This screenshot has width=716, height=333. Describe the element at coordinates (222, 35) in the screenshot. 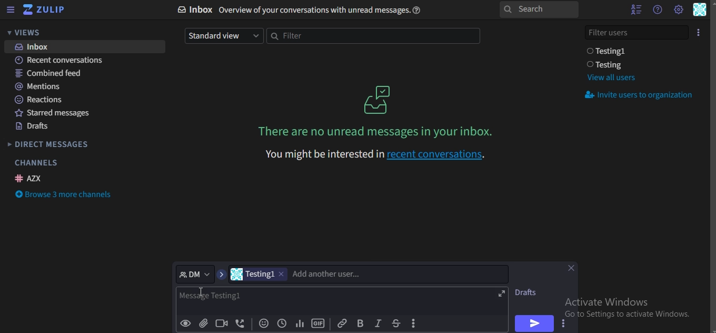

I see `standard view` at that location.